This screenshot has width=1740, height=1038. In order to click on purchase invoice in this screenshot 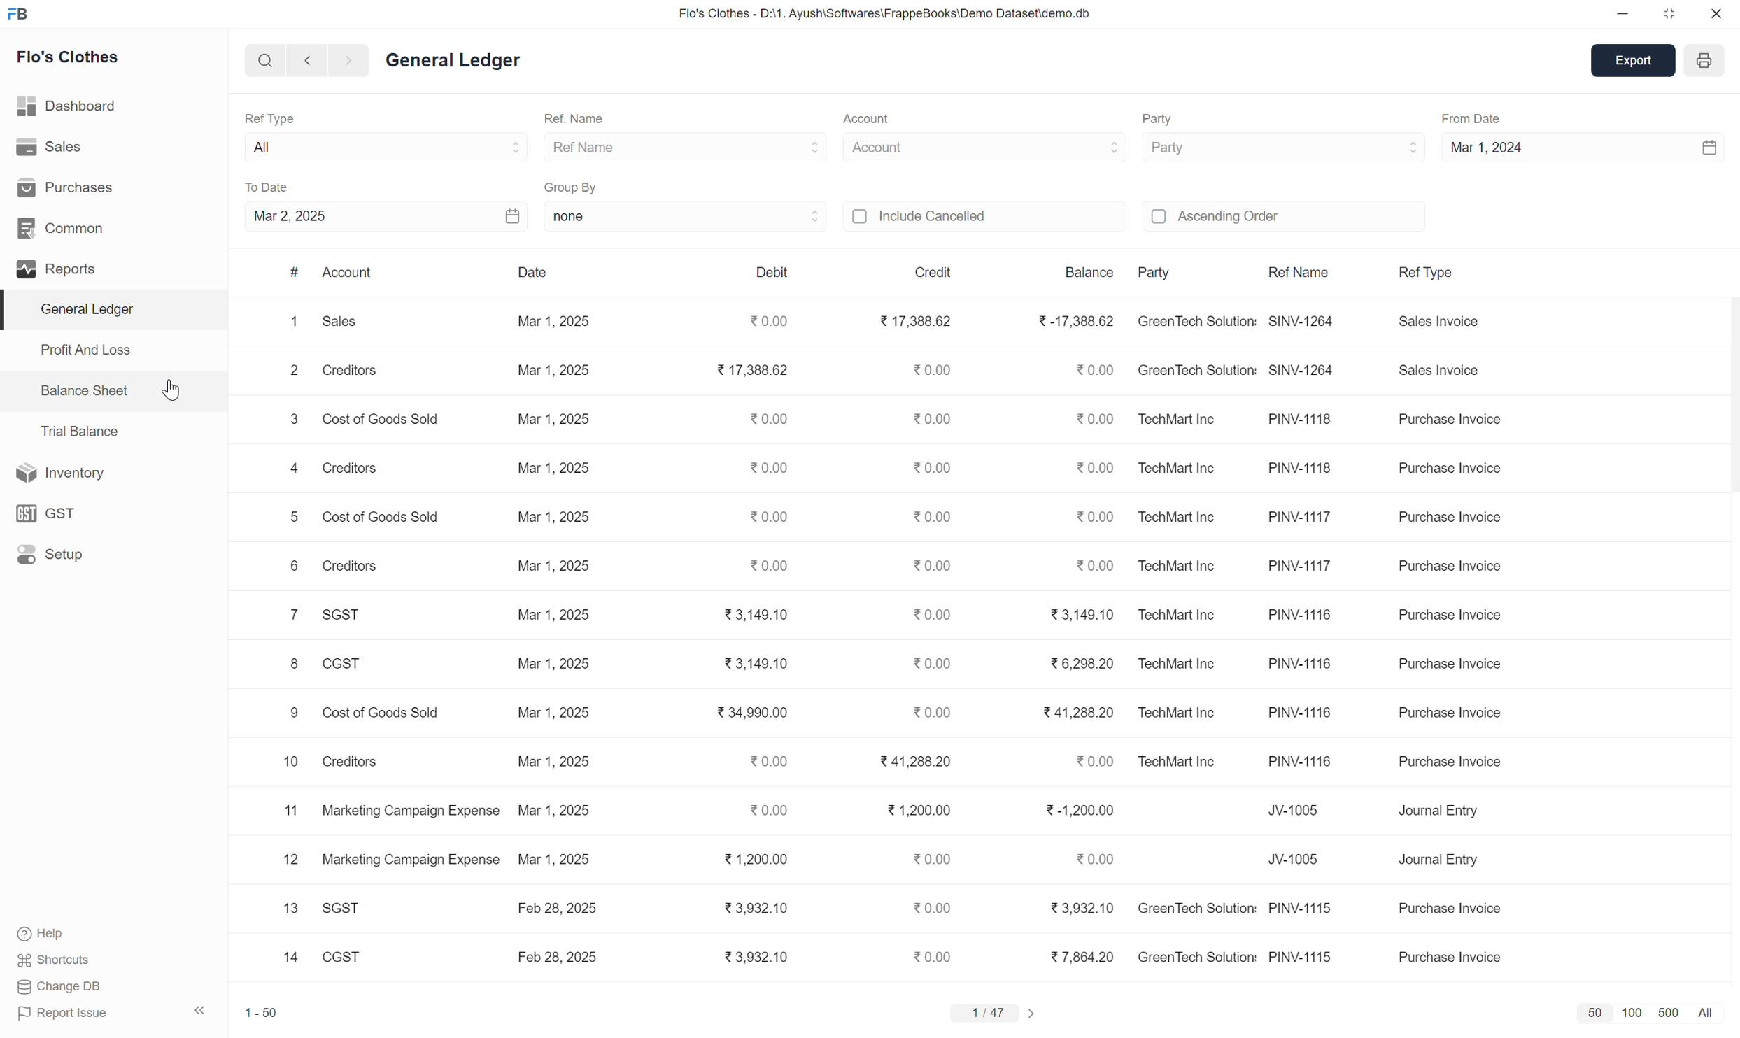, I will do `click(1450, 760)`.